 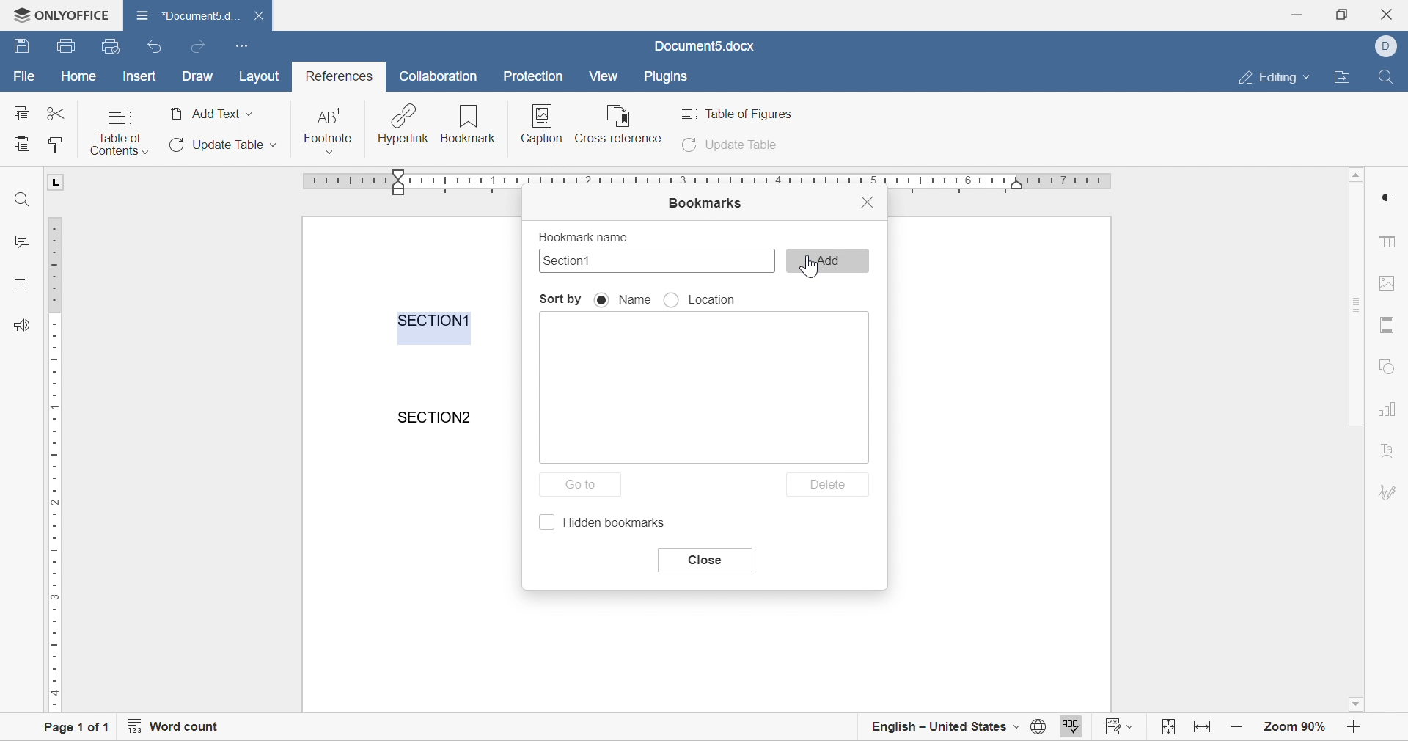 What do you see at coordinates (262, 15) in the screenshot?
I see `close` at bounding box center [262, 15].